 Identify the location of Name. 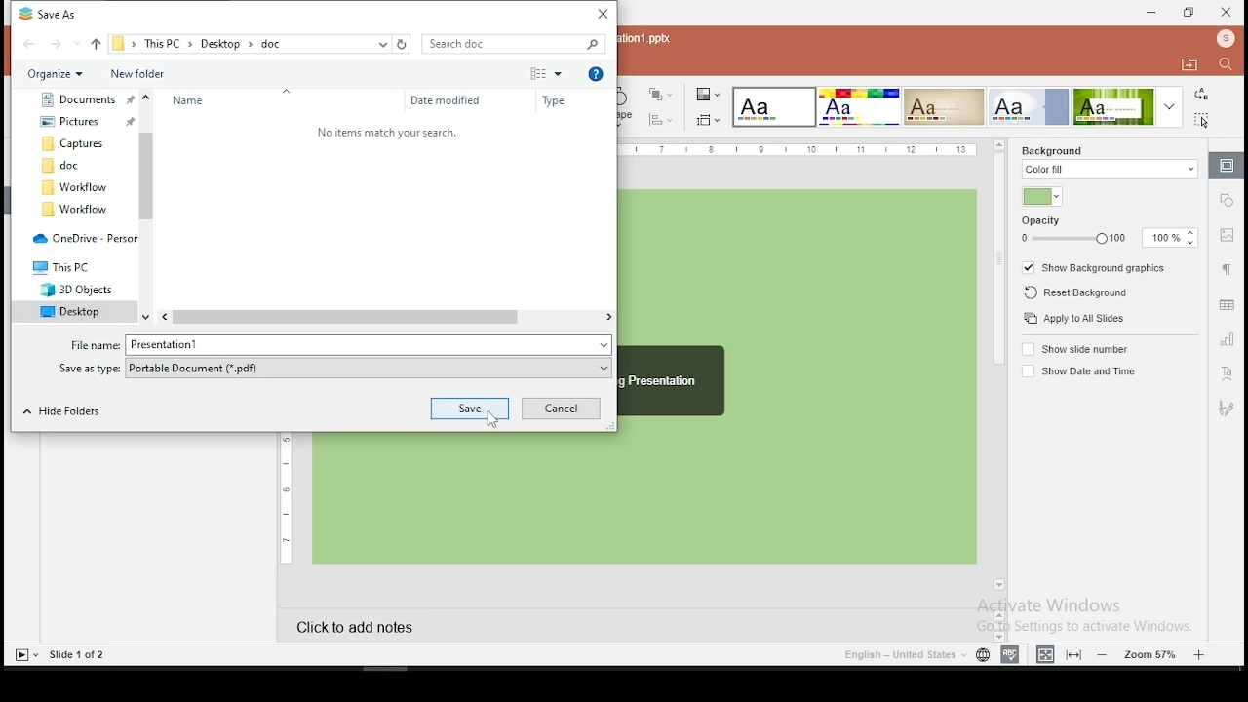
(197, 99).